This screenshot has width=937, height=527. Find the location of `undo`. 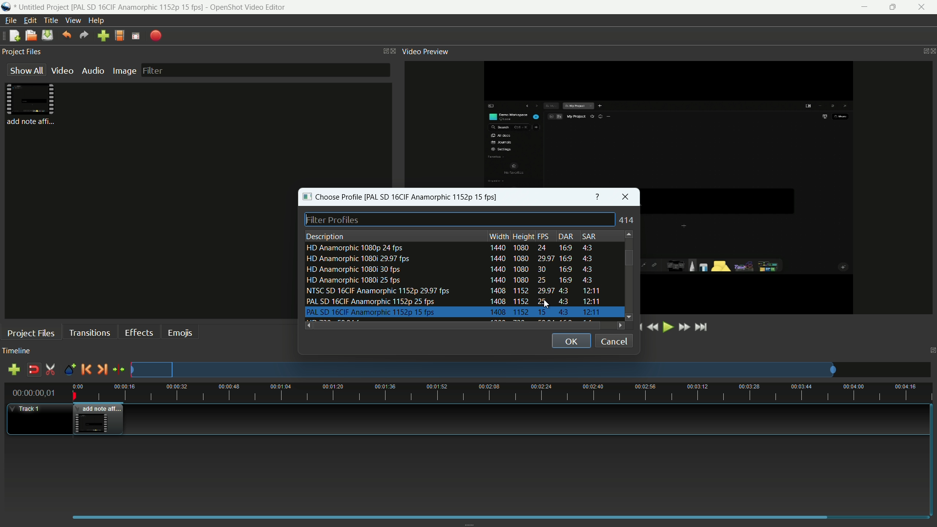

undo is located at coordinates (65, 36).